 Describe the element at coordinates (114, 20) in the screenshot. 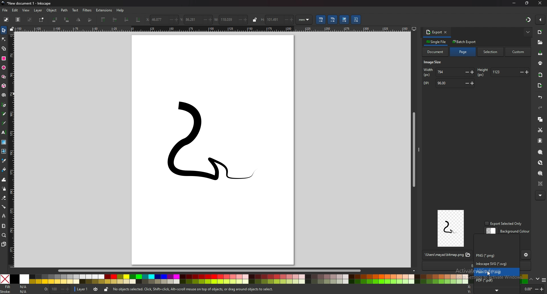

I see `raise selection one step` at that location.